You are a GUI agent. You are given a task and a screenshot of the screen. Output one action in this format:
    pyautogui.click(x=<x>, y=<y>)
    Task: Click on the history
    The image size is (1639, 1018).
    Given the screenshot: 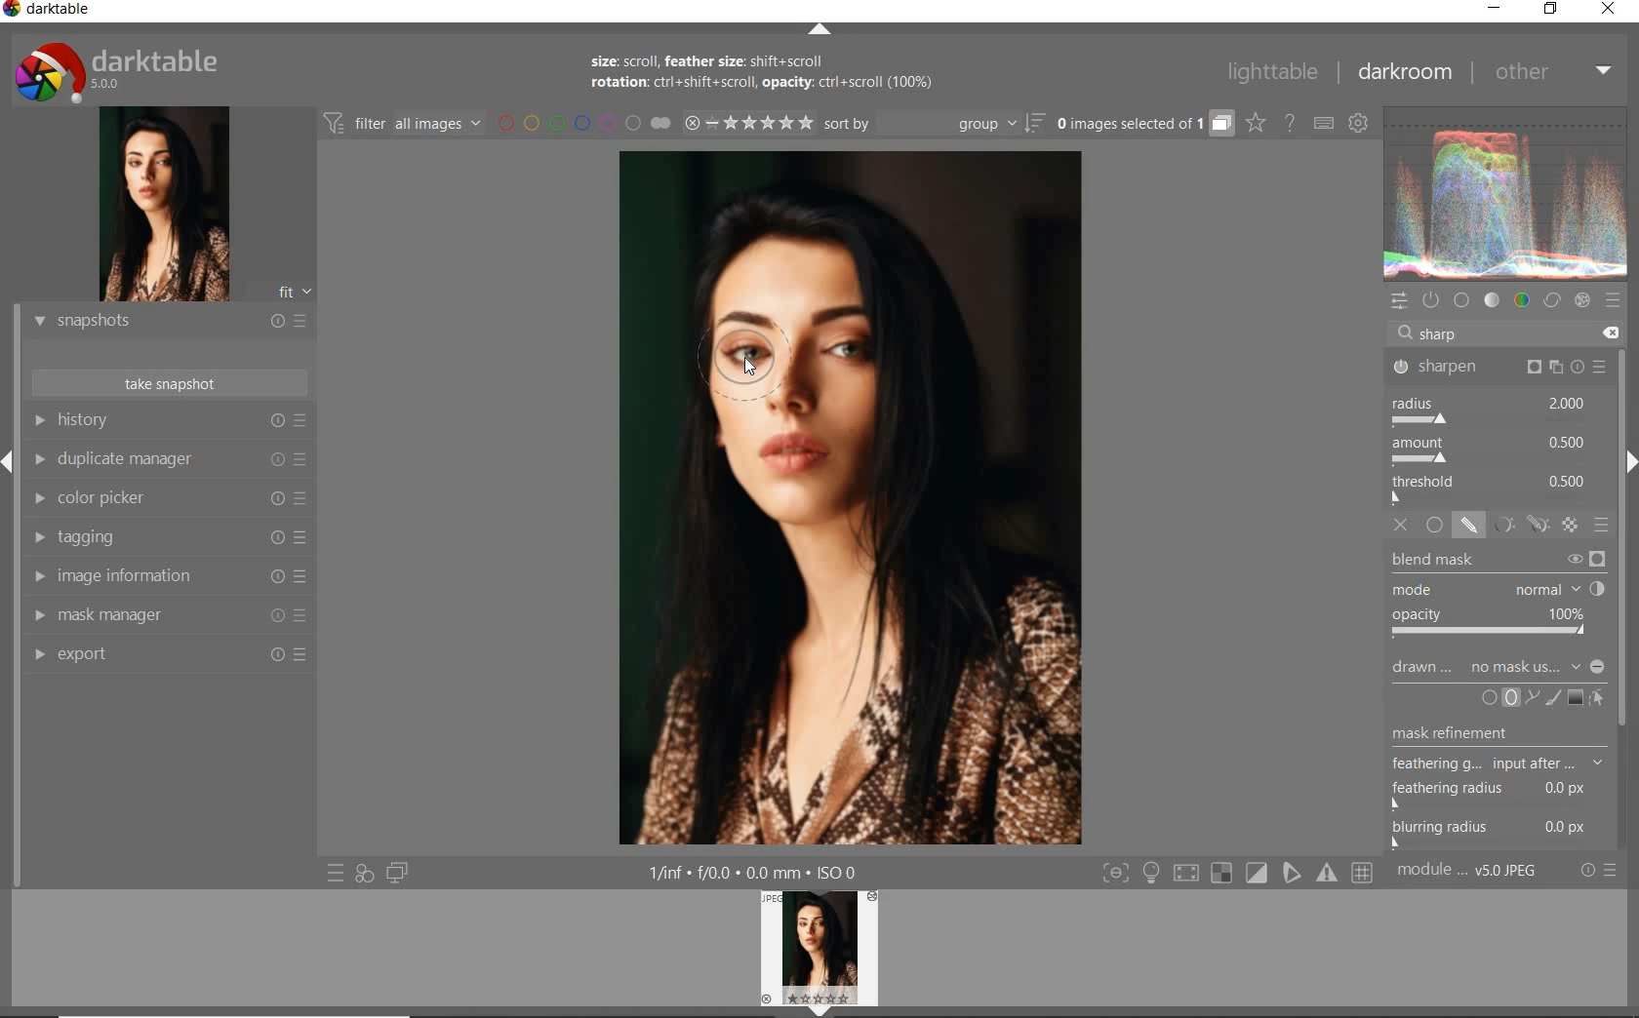 What is the action you would take?
    pyautogui.click(x=172, y=419)
    